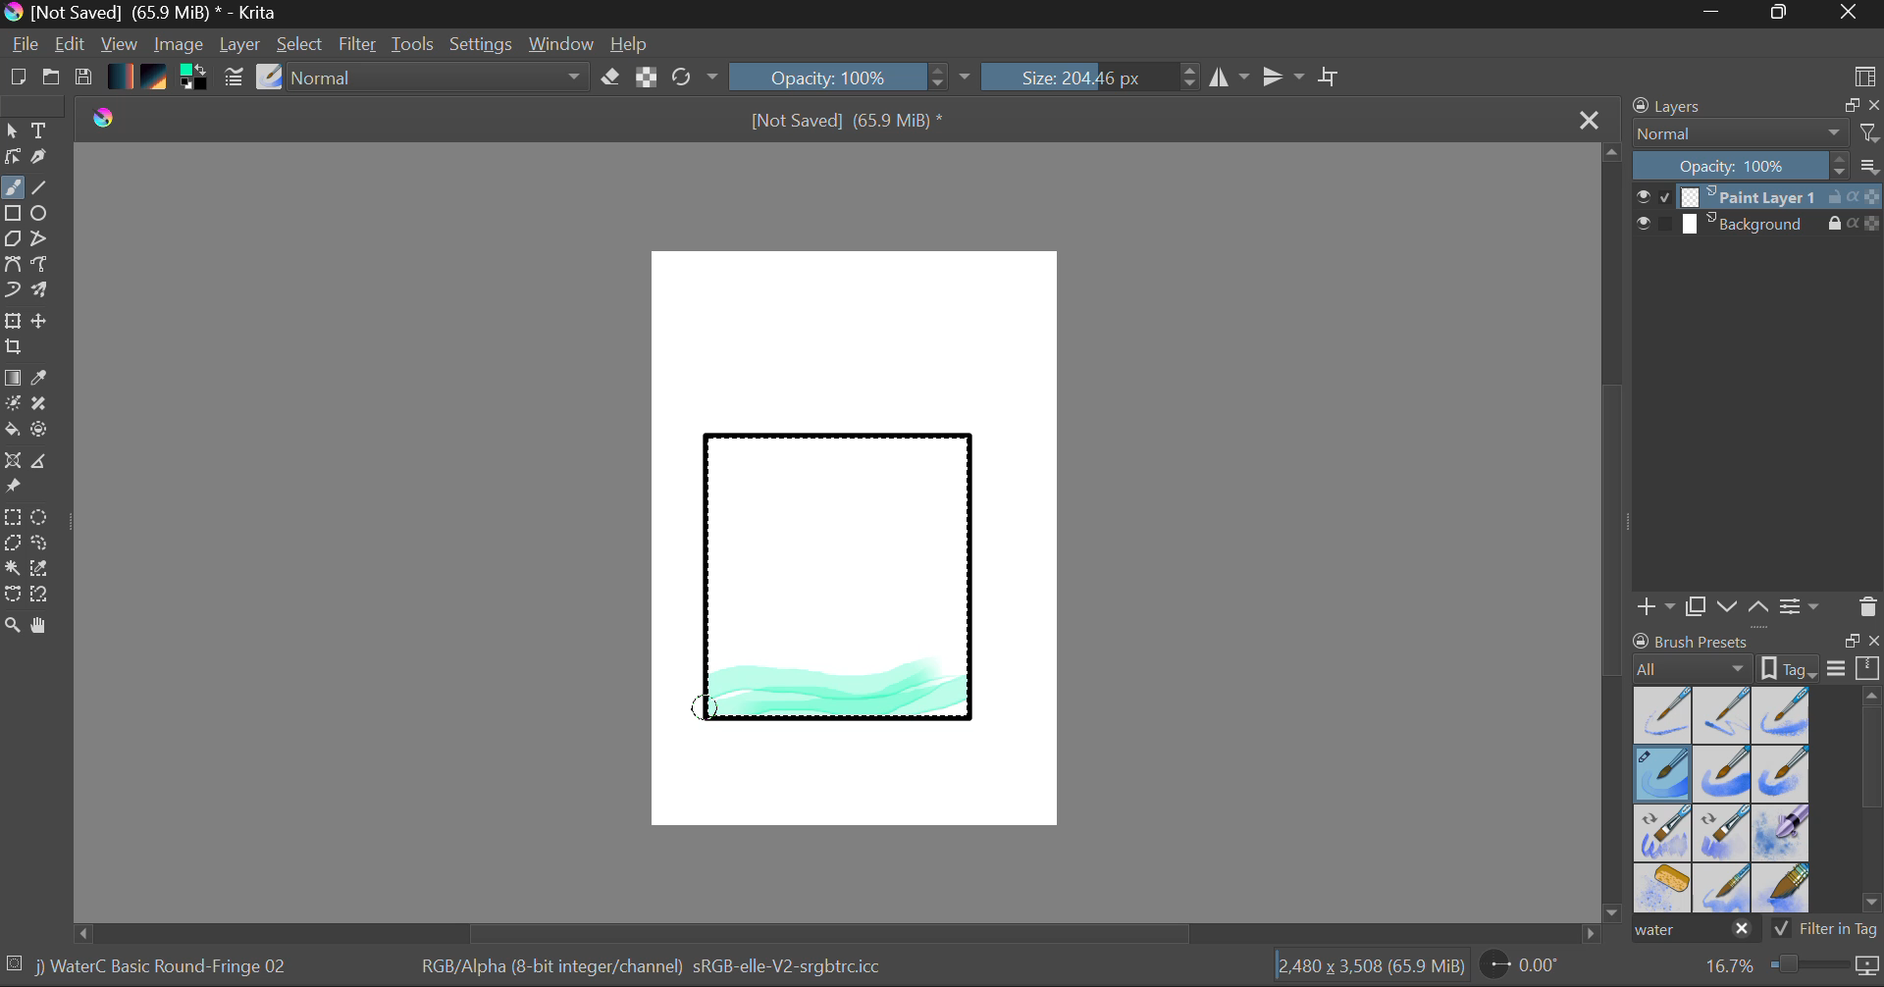  What do you see at coordinates (12, 520) in the screenshot?
I see `Rectangle Selection Tool` at bounding box center [12, 520].